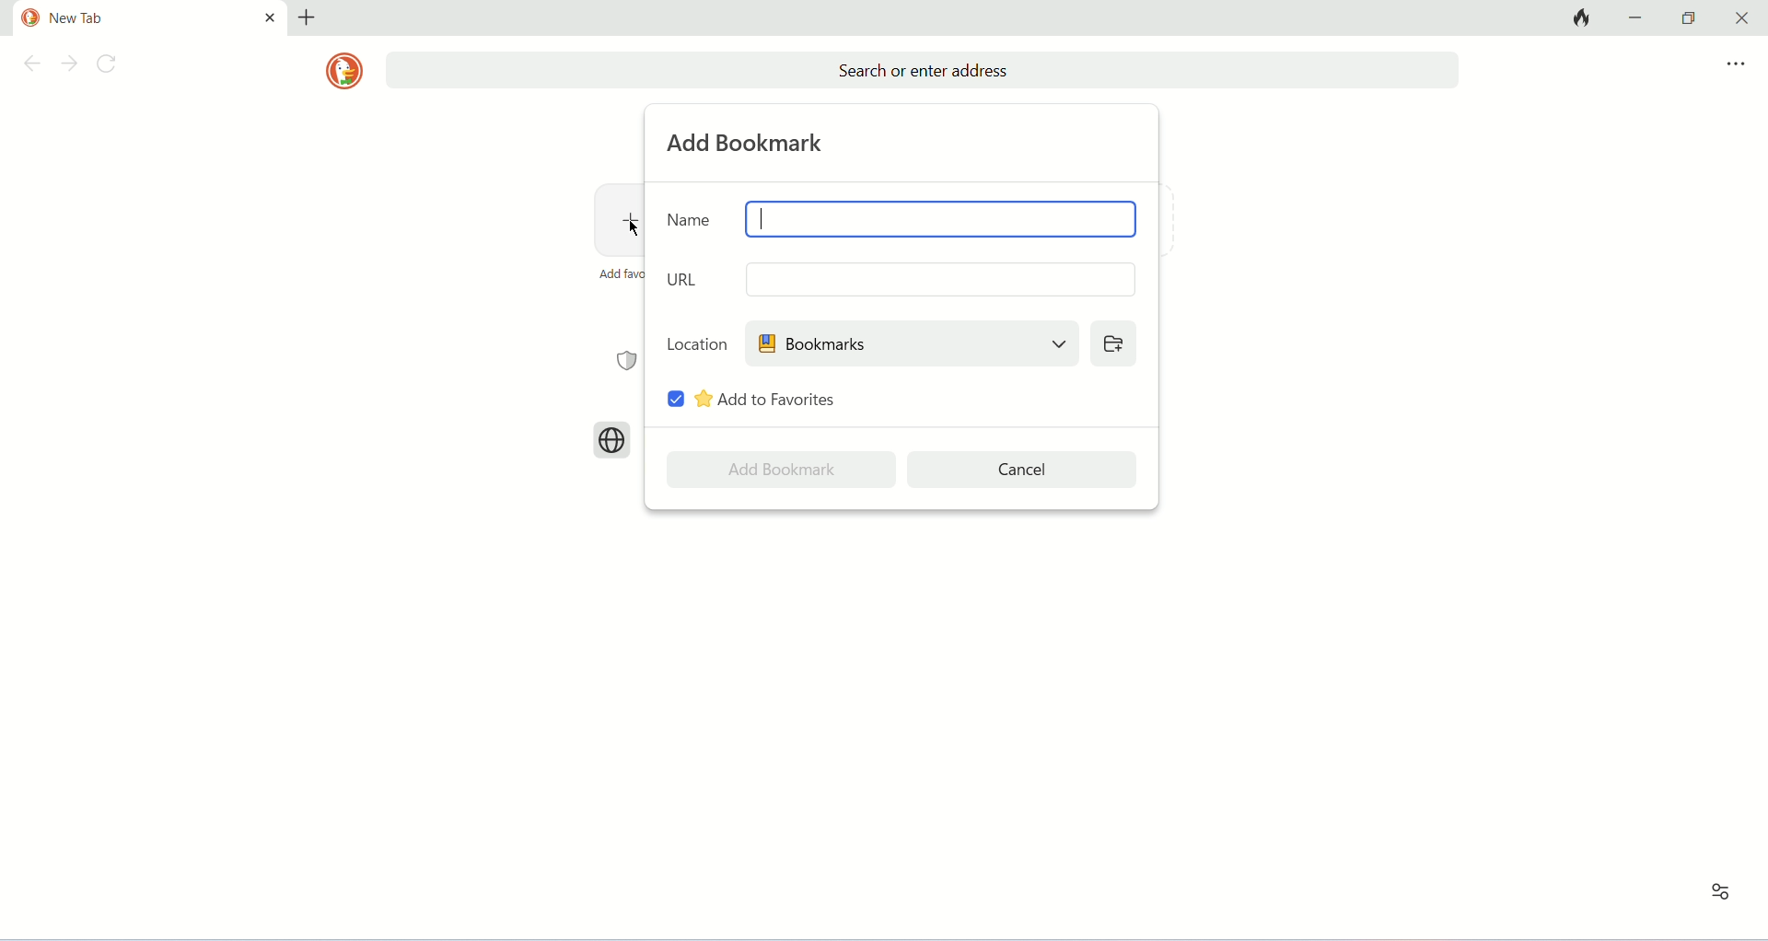  What do you see at coordinates (781, 470) in the screenshot?
I see `add bookmark` at bounding box center [781, 470].